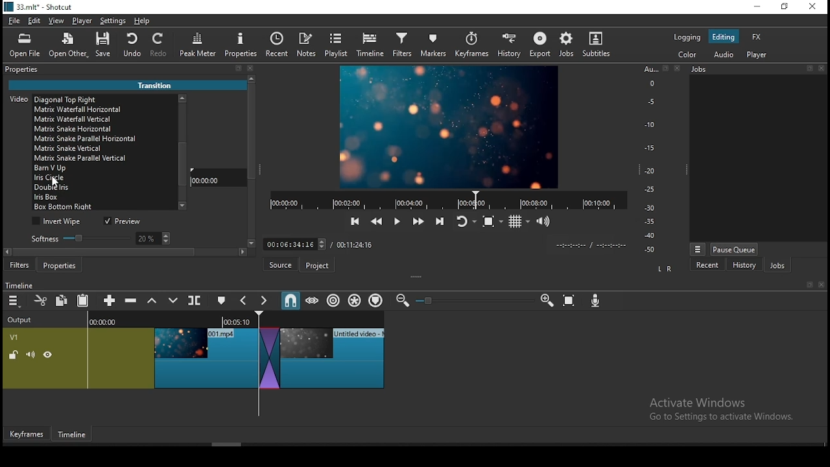 The image size is (830, 467). What do you see at coordinates (355, 300) in the screenshot?
I see `ripple all tracks` at bounding box center [355, 300].